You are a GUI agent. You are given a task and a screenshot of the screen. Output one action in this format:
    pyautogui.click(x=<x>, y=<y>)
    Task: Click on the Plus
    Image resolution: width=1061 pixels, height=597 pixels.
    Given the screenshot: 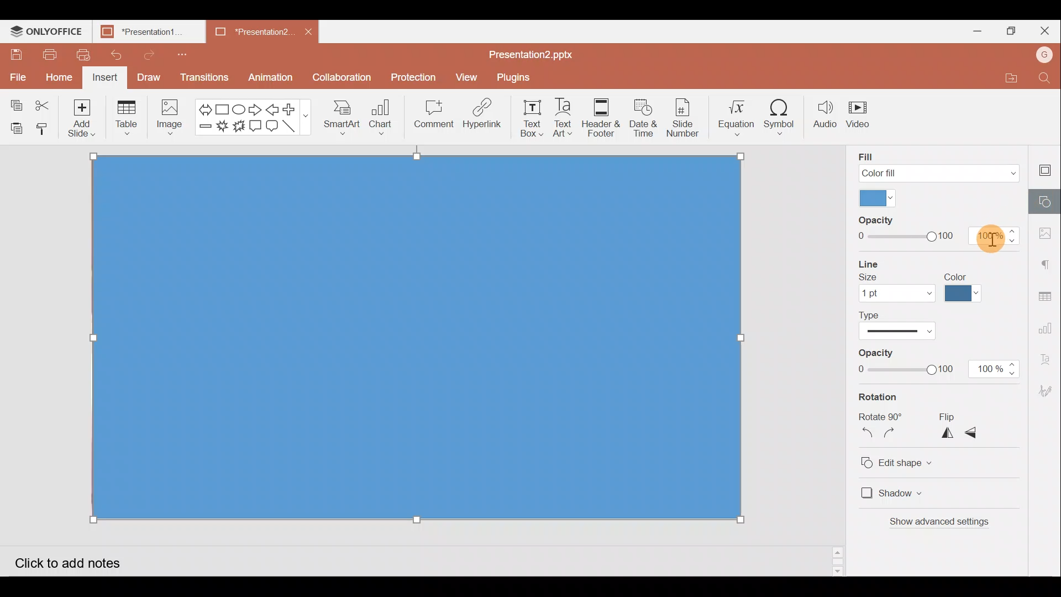 What is the action you would take?
    pyautogui.click(x=293, y=109)
    